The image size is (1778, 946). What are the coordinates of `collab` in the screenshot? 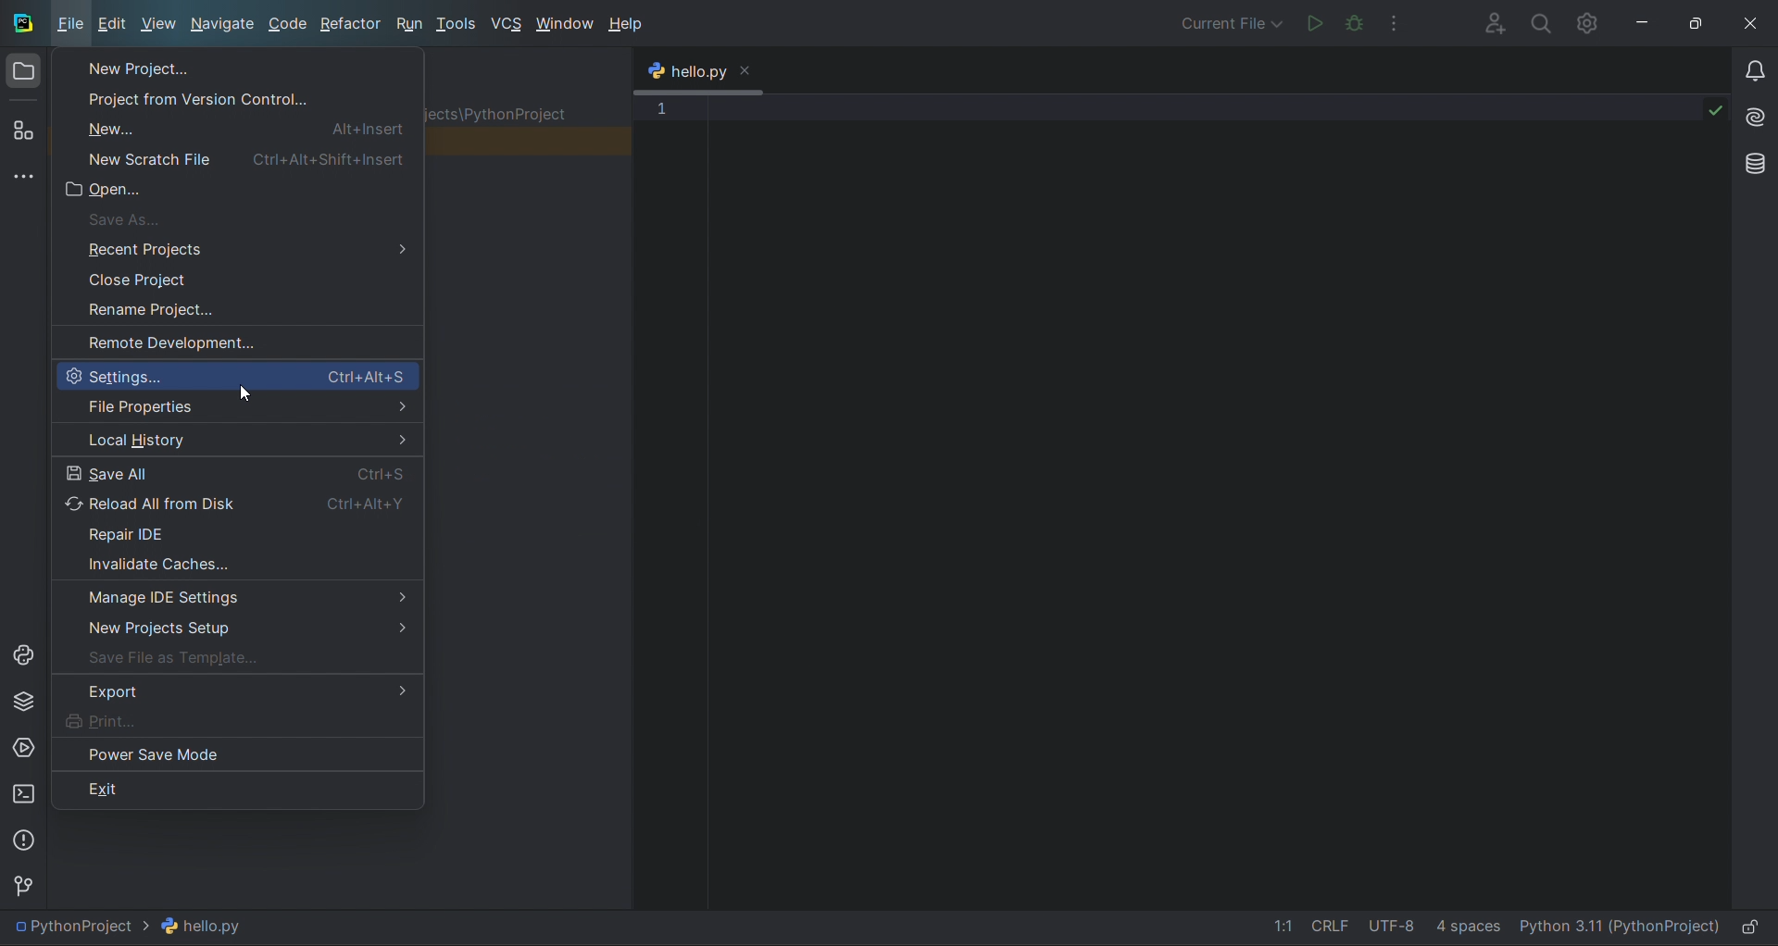 It's located at (1495, 23).